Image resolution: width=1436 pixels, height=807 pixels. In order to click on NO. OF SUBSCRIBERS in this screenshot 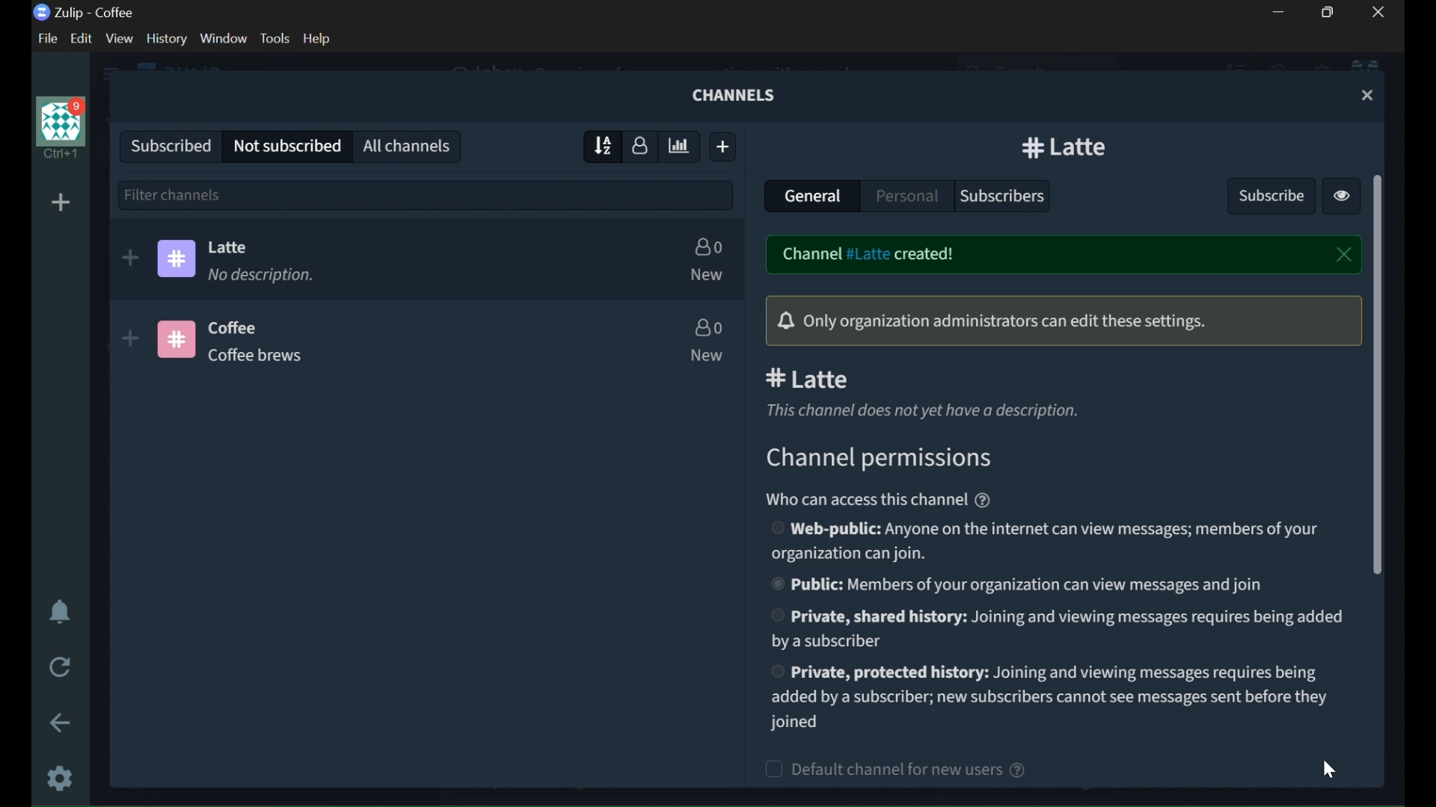, I will do `click(712, 327)`.